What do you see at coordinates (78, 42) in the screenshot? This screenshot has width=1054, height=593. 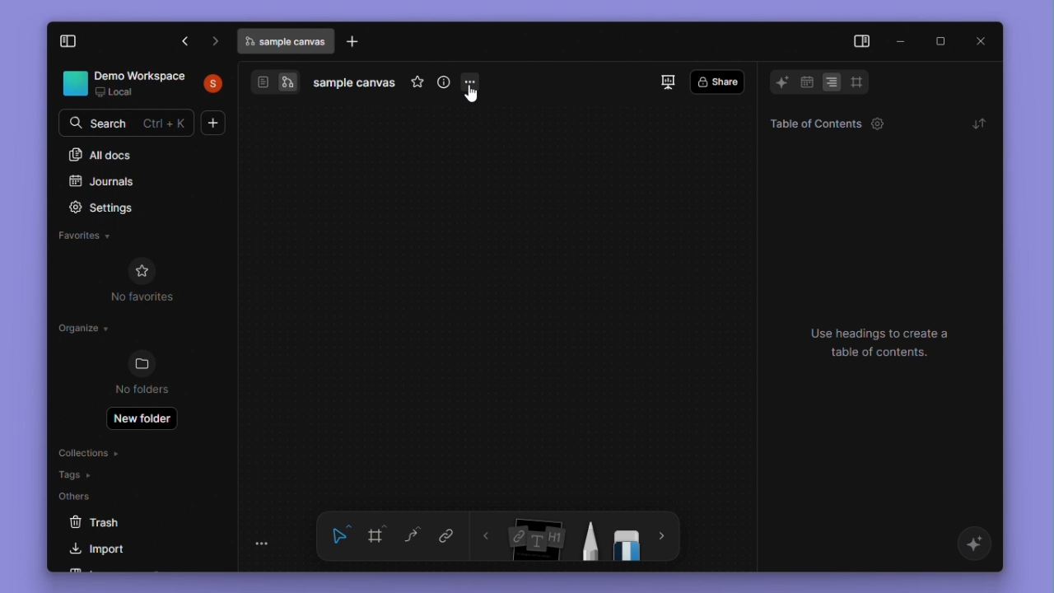 I see `collapse side pane` at bounding box center [78, 42].